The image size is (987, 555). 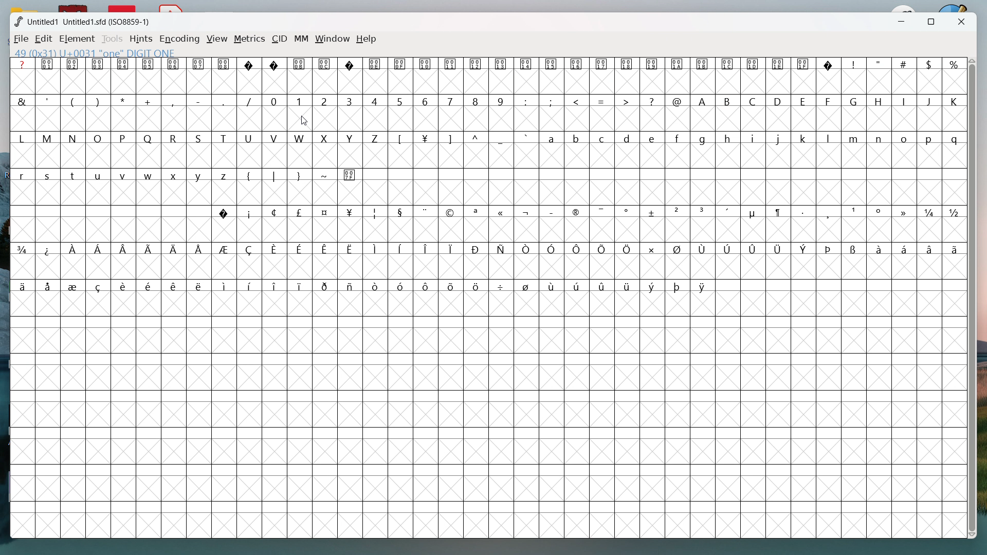 What do you see at coordinates (300, 138) in the screenshot?
I see `W` at bounding box center [300, 138].